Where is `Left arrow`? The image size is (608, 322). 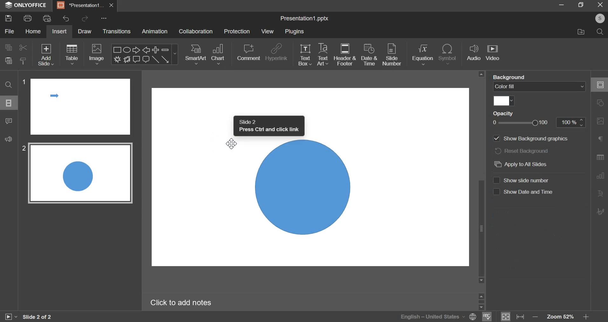 Left arrow is located at coordinates (146, 50).